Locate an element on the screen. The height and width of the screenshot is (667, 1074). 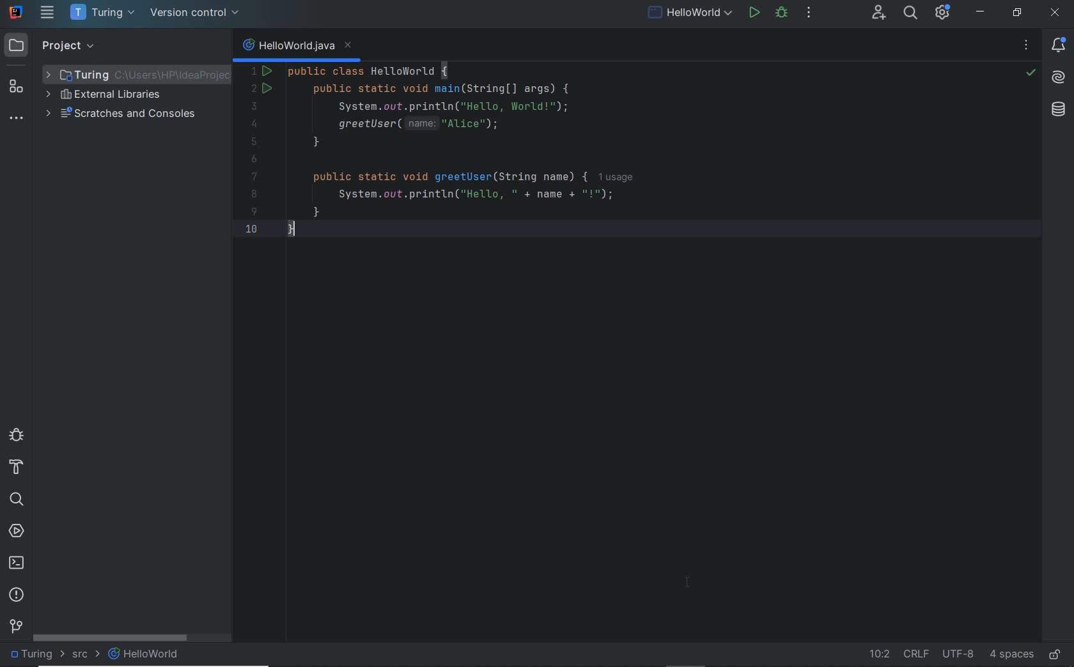
Database is located at coordinates (1061, 112).